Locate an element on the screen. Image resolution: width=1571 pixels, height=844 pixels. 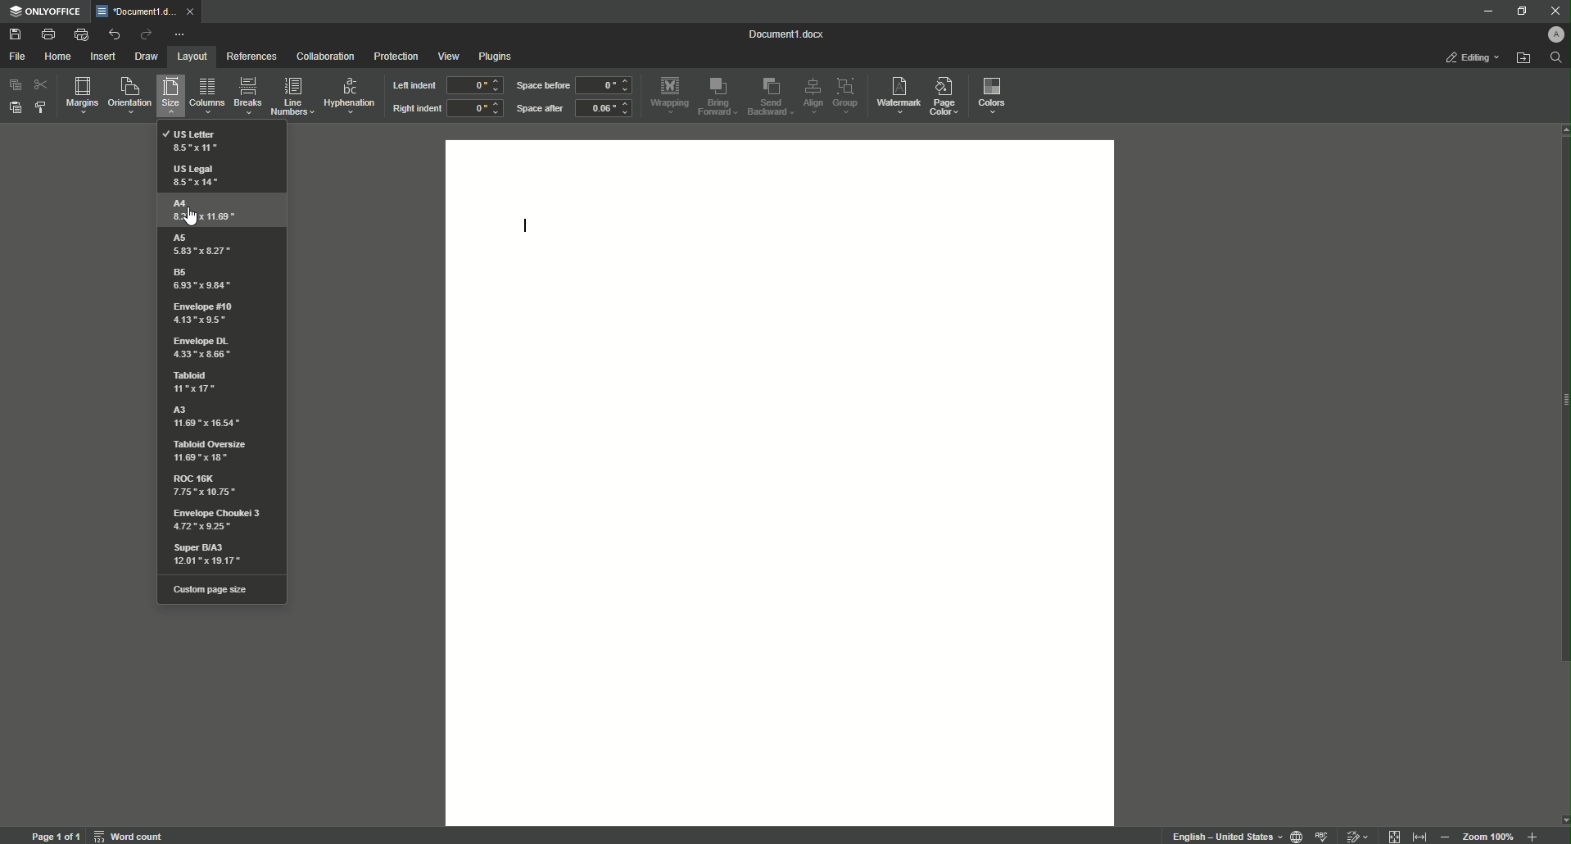
Line Numbers is located at coordinates (292, 98).